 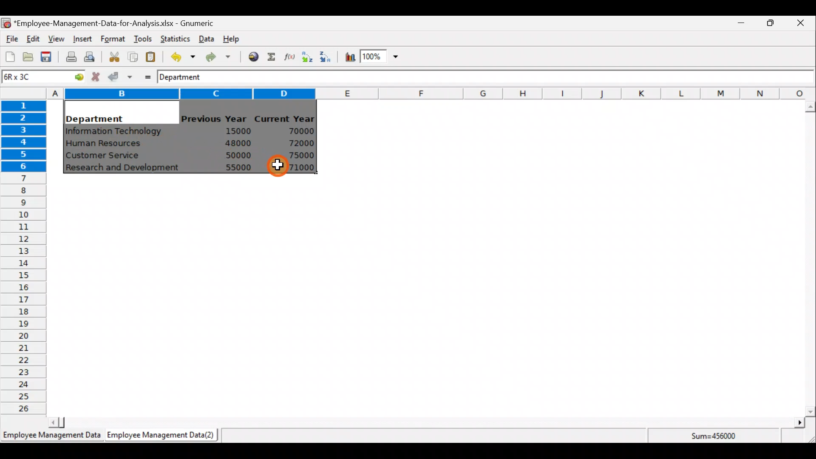 I want to click on Edit a function in the current cell, so click(x=289, y=56).